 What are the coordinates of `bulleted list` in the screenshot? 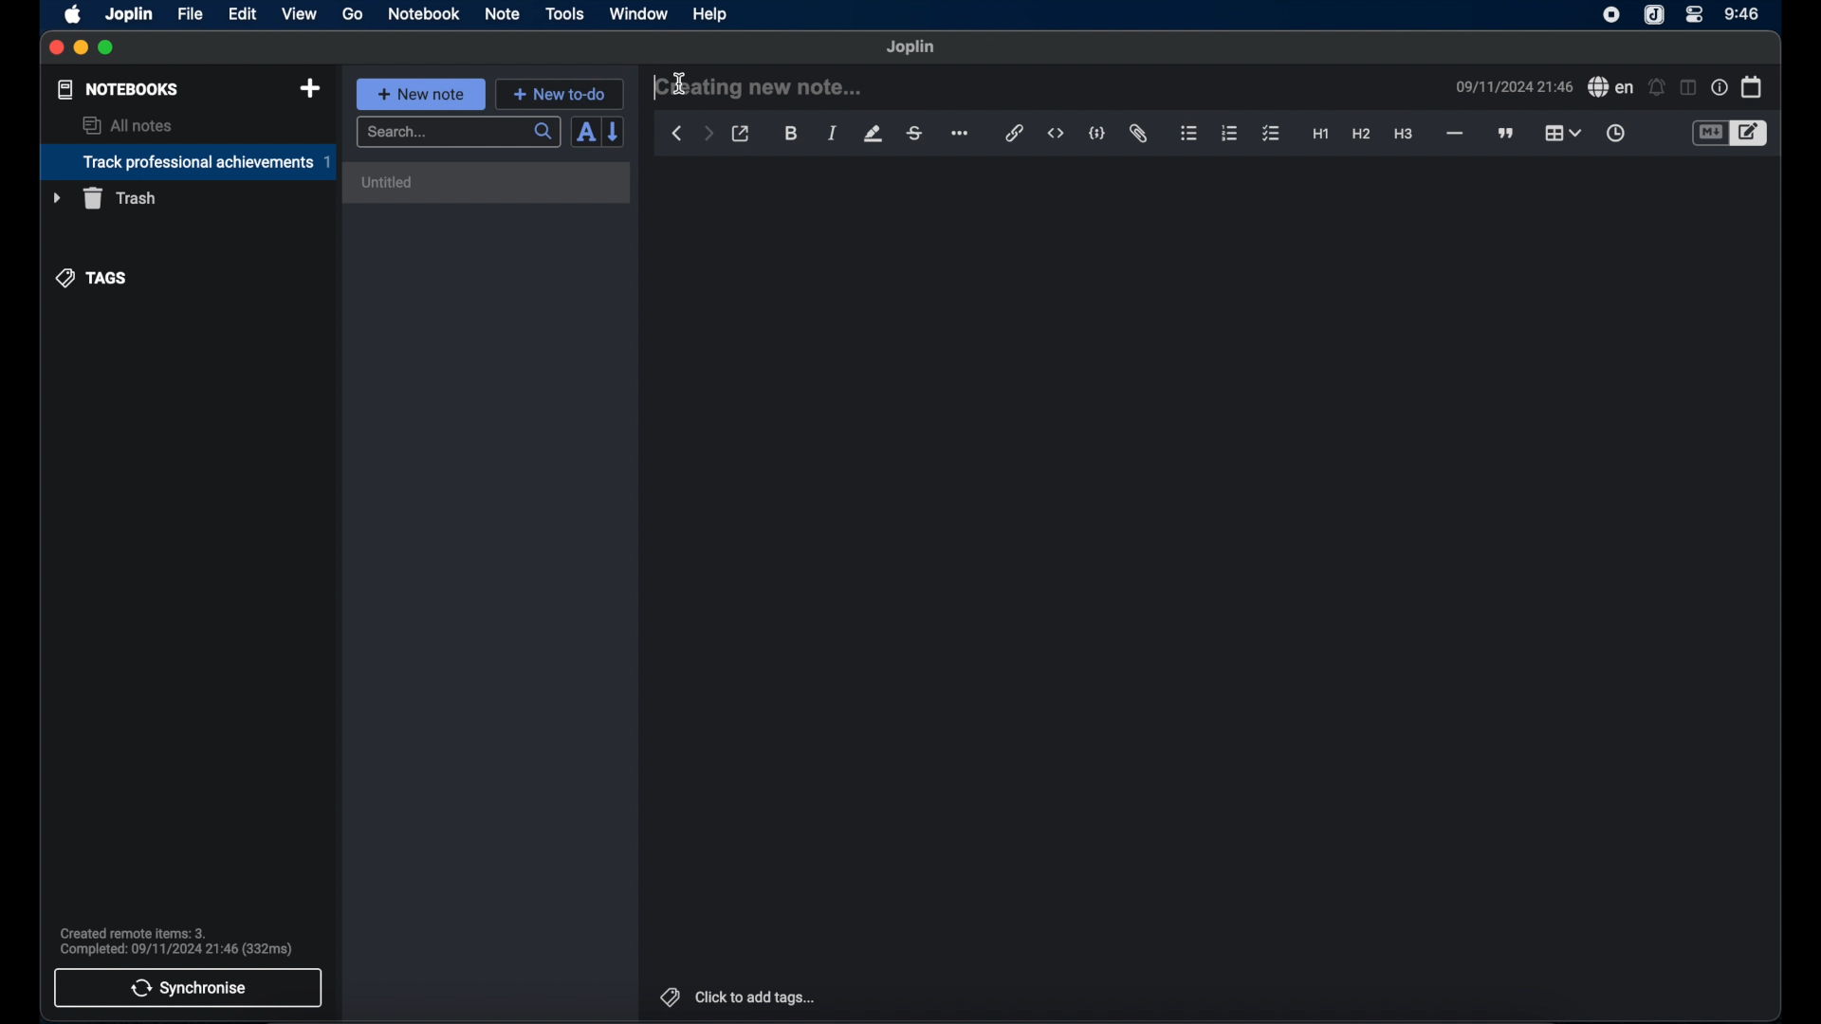 It's located at (1189, 135).